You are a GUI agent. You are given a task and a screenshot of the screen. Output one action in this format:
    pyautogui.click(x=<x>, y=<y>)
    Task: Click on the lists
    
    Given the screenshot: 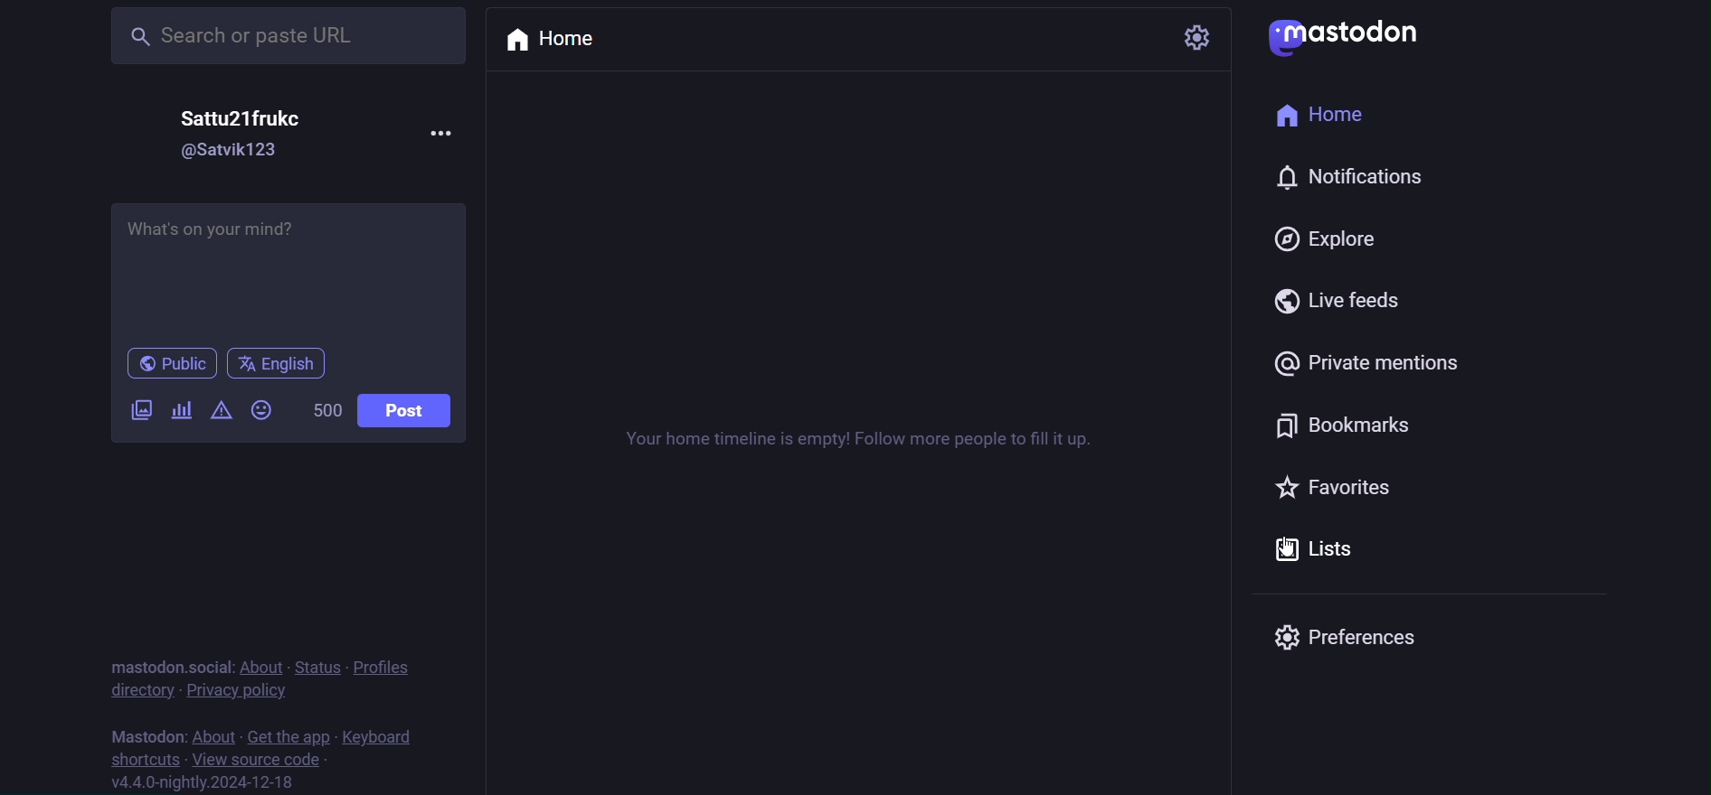 What is the action you would take?
    pyautogui.click(x=1315, y=549)
    